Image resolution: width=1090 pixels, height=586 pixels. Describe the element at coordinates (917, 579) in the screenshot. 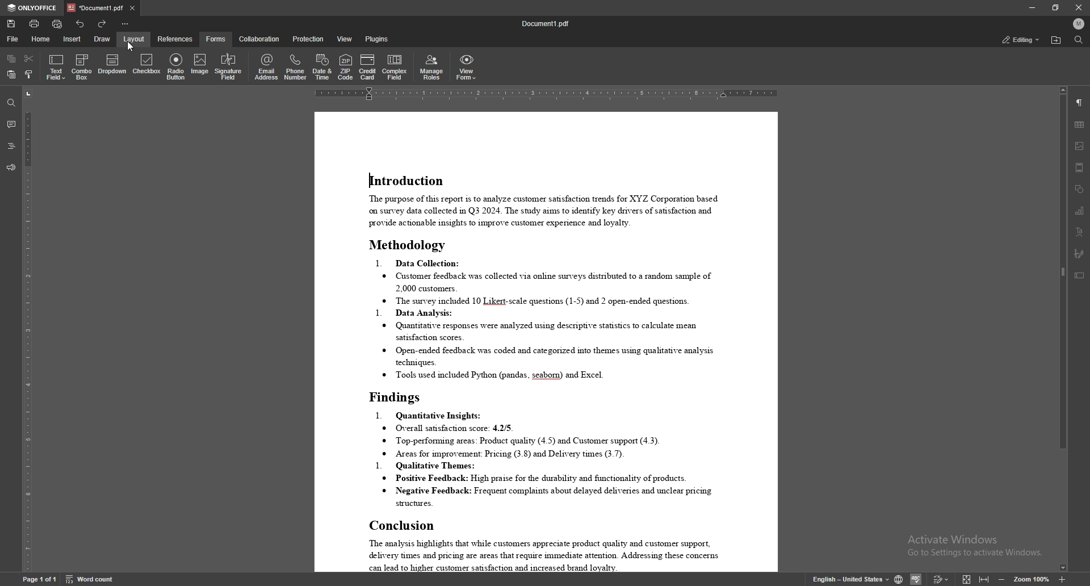

I see `spell check` at that location.